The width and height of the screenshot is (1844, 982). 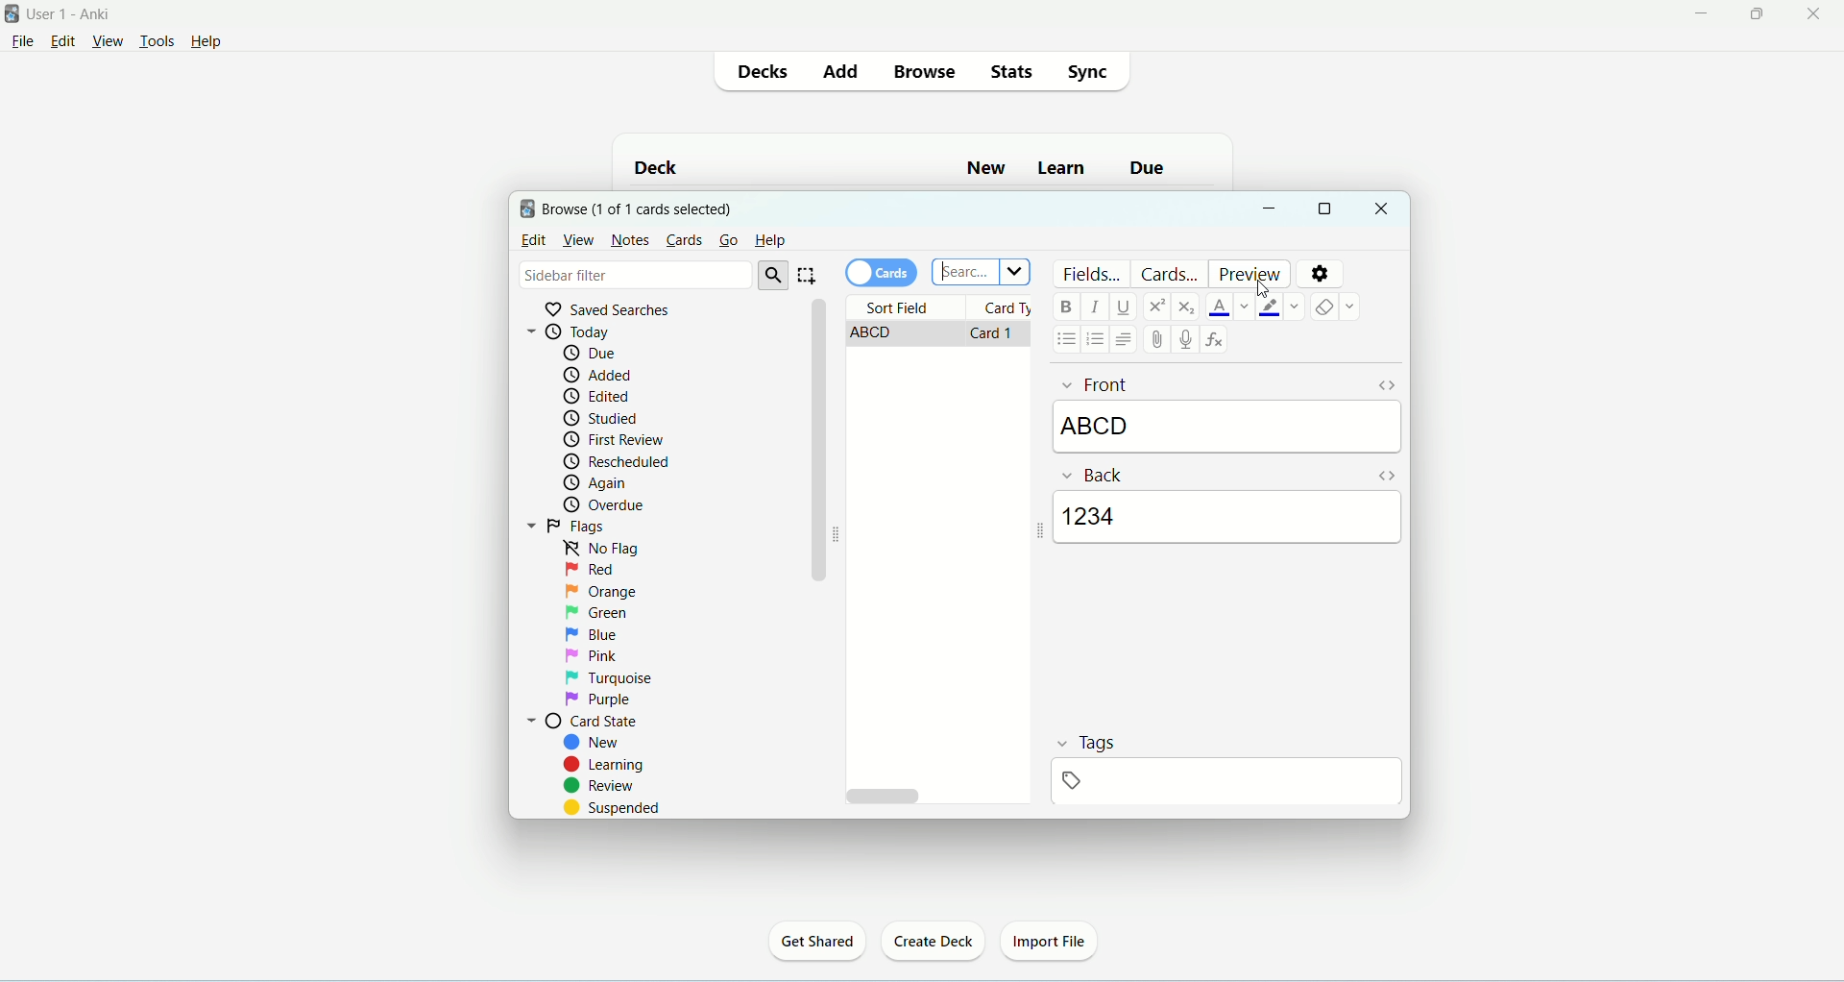 What do you see at coordinates (1217, 341) in the screenshot?
I see `equation` at bounding box center [1217, 341].